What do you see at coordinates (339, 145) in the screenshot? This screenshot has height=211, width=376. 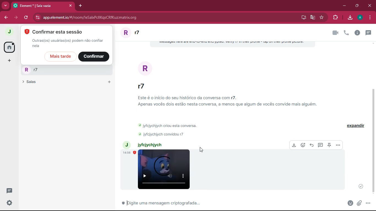 I see `more` at bounding box center [339, 145].